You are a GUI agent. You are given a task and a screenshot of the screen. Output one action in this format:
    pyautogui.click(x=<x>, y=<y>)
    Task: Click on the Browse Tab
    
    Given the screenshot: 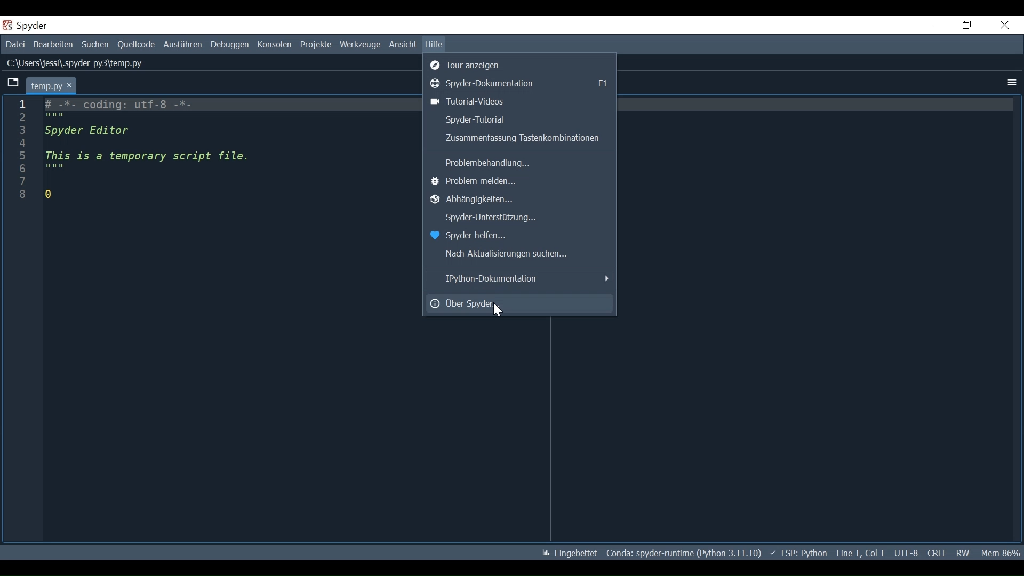 What is the action you would take?
    pyautogui.click(x=12, y=84)
    